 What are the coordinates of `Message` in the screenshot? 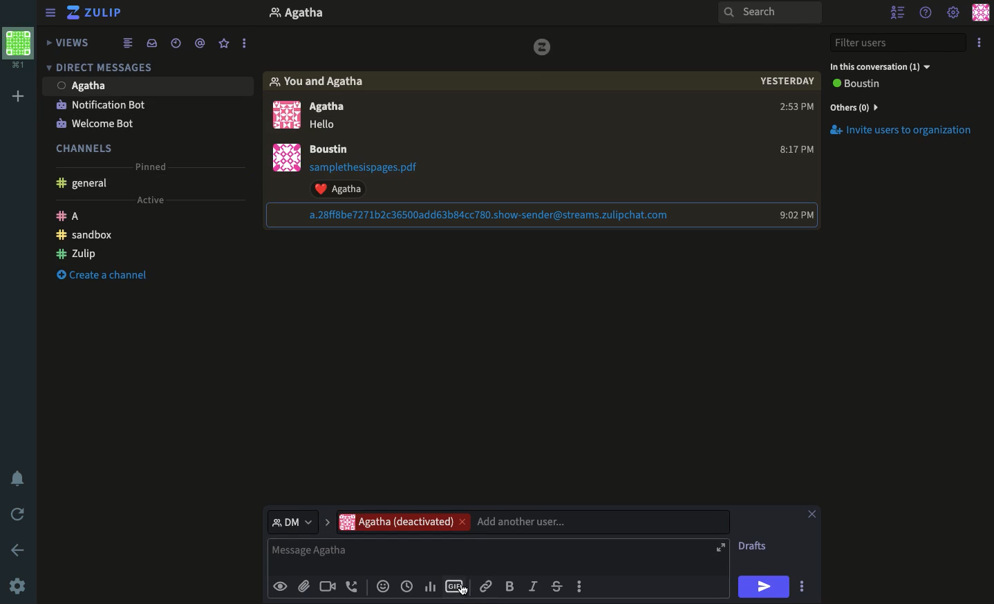 It's located at (498, 556).